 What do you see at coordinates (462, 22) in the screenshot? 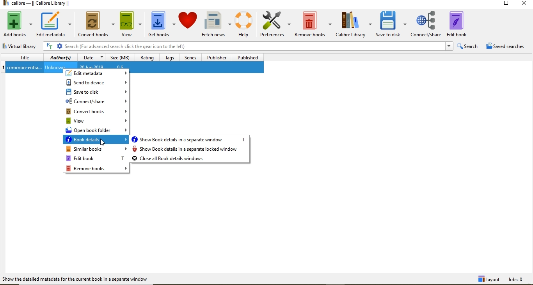
I see `edit book` at bounding box center [462, 22].